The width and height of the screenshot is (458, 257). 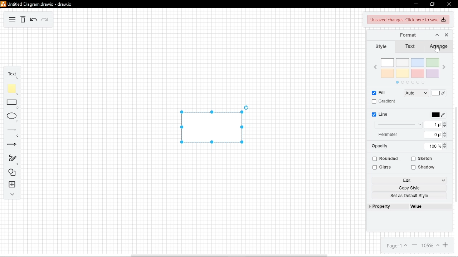 What do you see at coordinates (433, 136) in the screenshot?
I see `current perimeter` at bounding box center [433, 136].